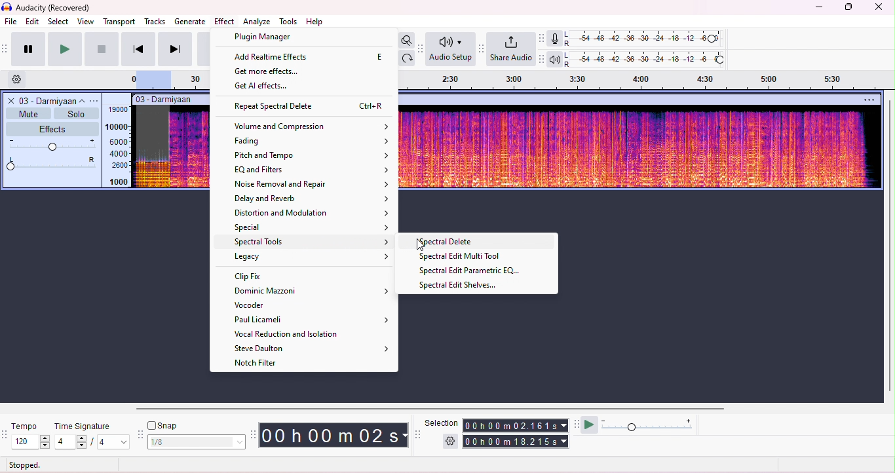  What do you see at coordinates (285, 306) in the screenshot?
I see `vocoder` at bounding box center [285, 306].